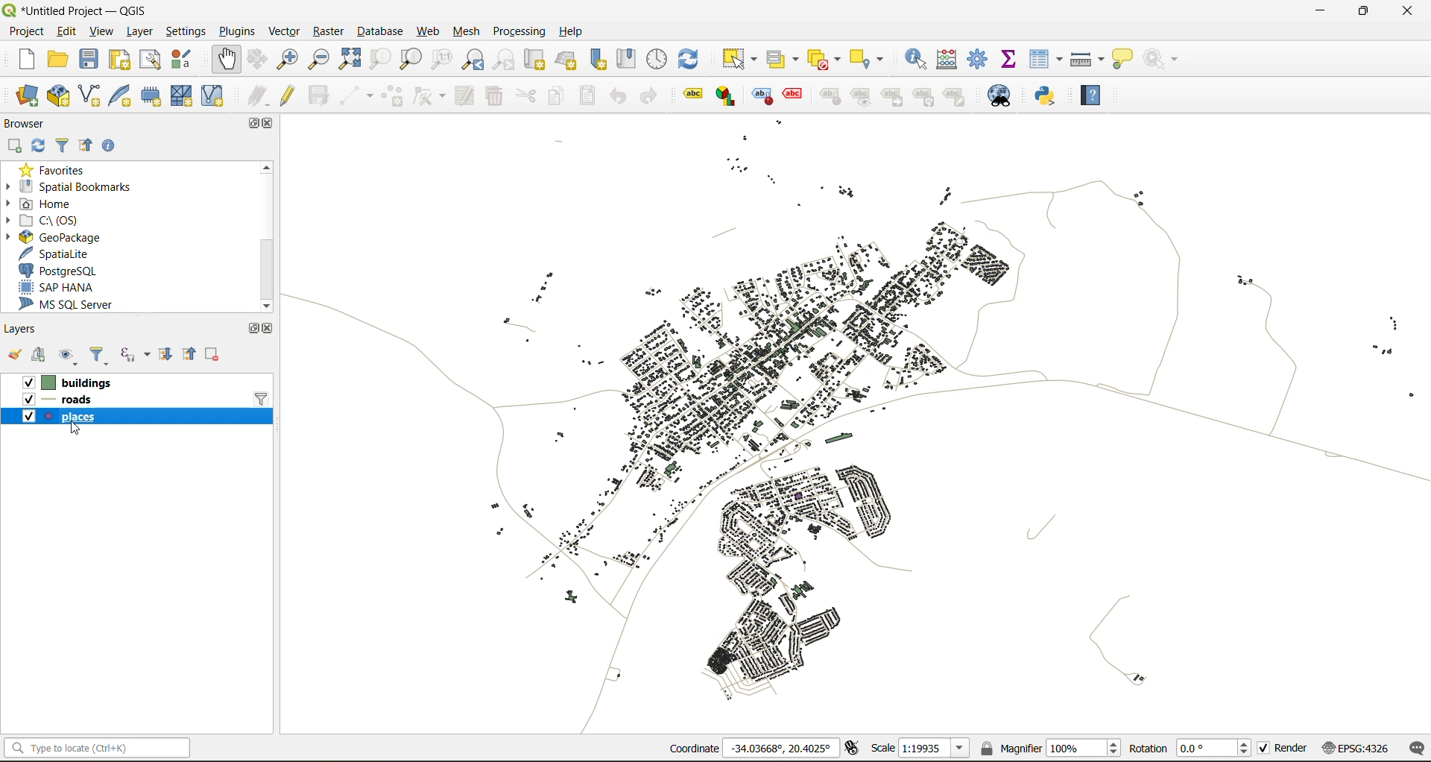 The image size is (1431, 762). Describe the element at coordinates (86, 146) in the screenshot. I see `collapse all` at that location.